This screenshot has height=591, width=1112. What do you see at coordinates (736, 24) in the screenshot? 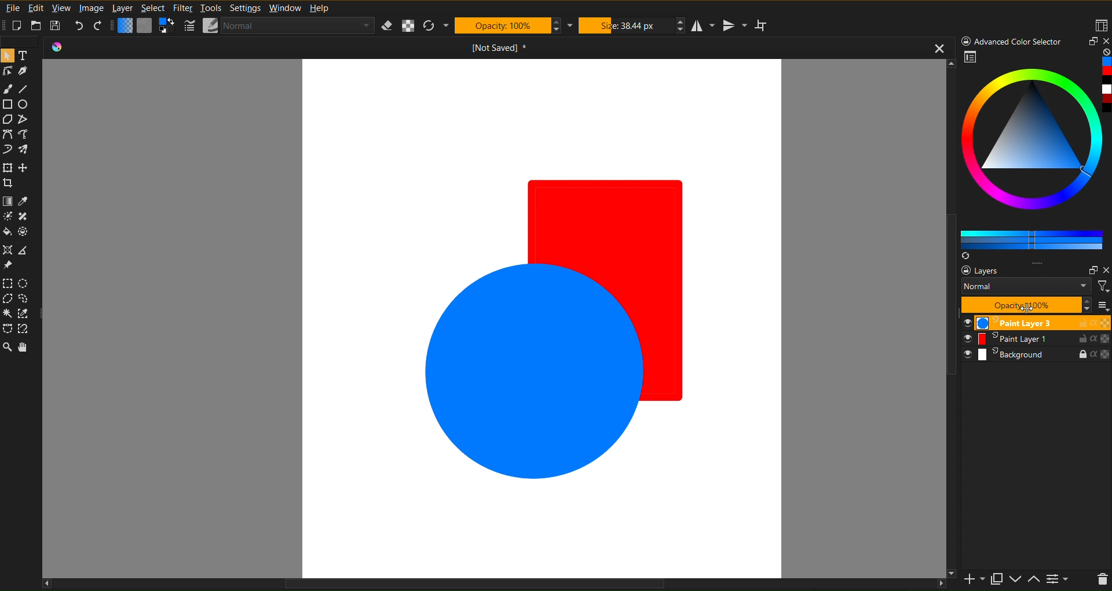
I see `Vertical Mirror` at bounding box center [736, 24].